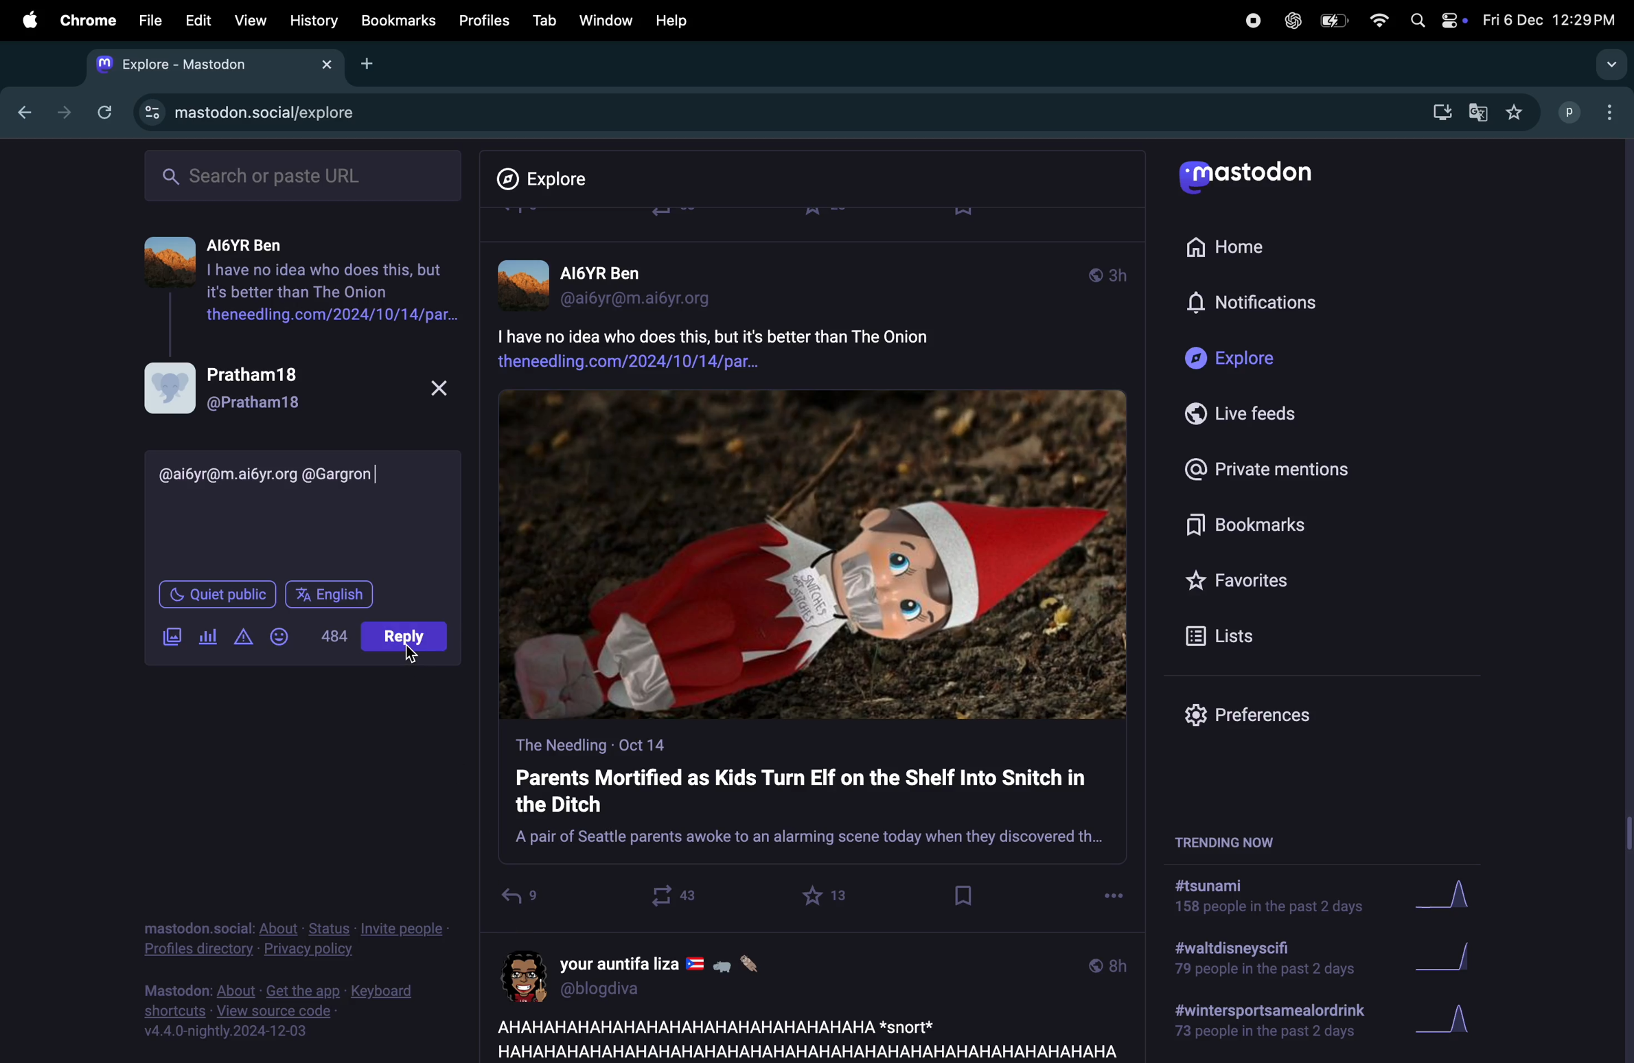 The height and width of the screenshot is (1063, 1634). What do you see at coordinates (246, 21) in the screenshot?
I see `view` at bounding box center [246, 21].